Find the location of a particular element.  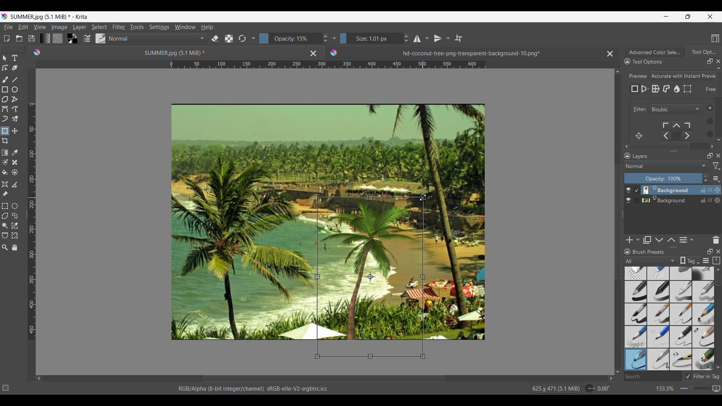

Down is located at coordinates (618, 367).